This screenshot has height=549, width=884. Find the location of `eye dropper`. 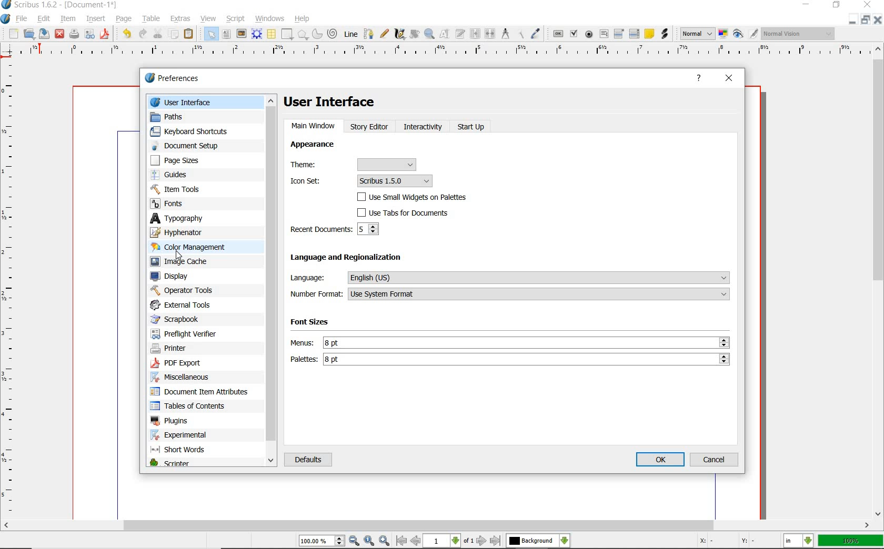

eye dropper is located at coordinates (537, 33).